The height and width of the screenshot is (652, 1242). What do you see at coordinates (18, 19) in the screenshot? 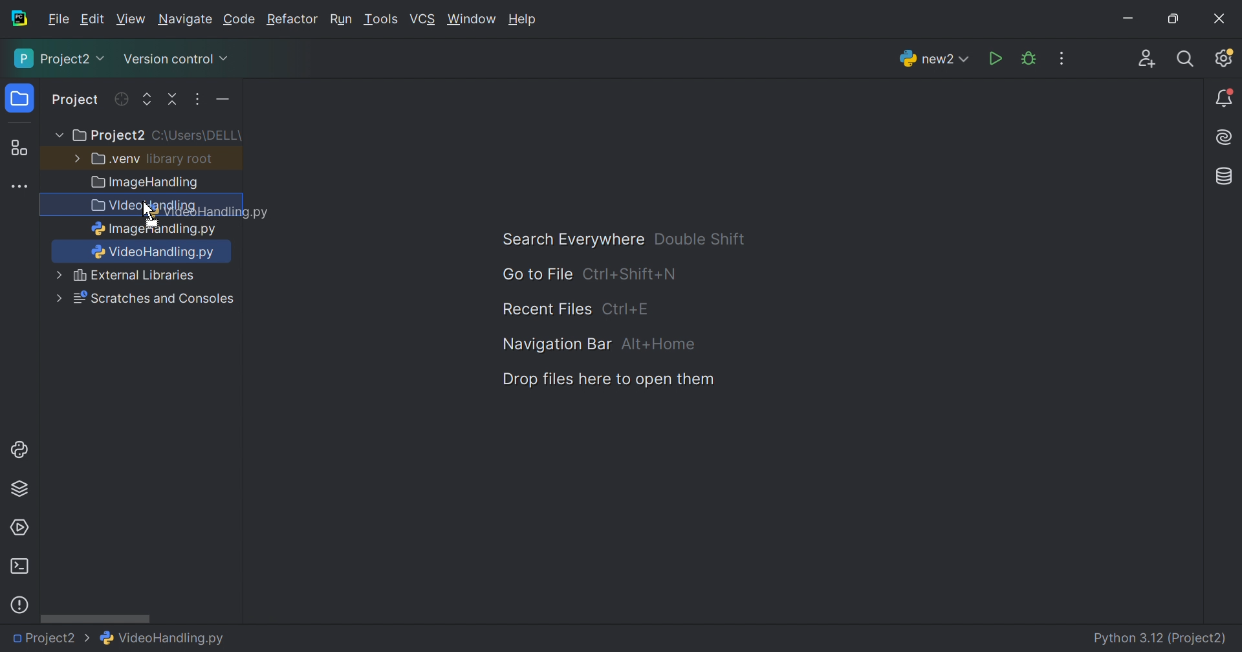
I see `PyCharm icon` at bounding box center [18, 19].